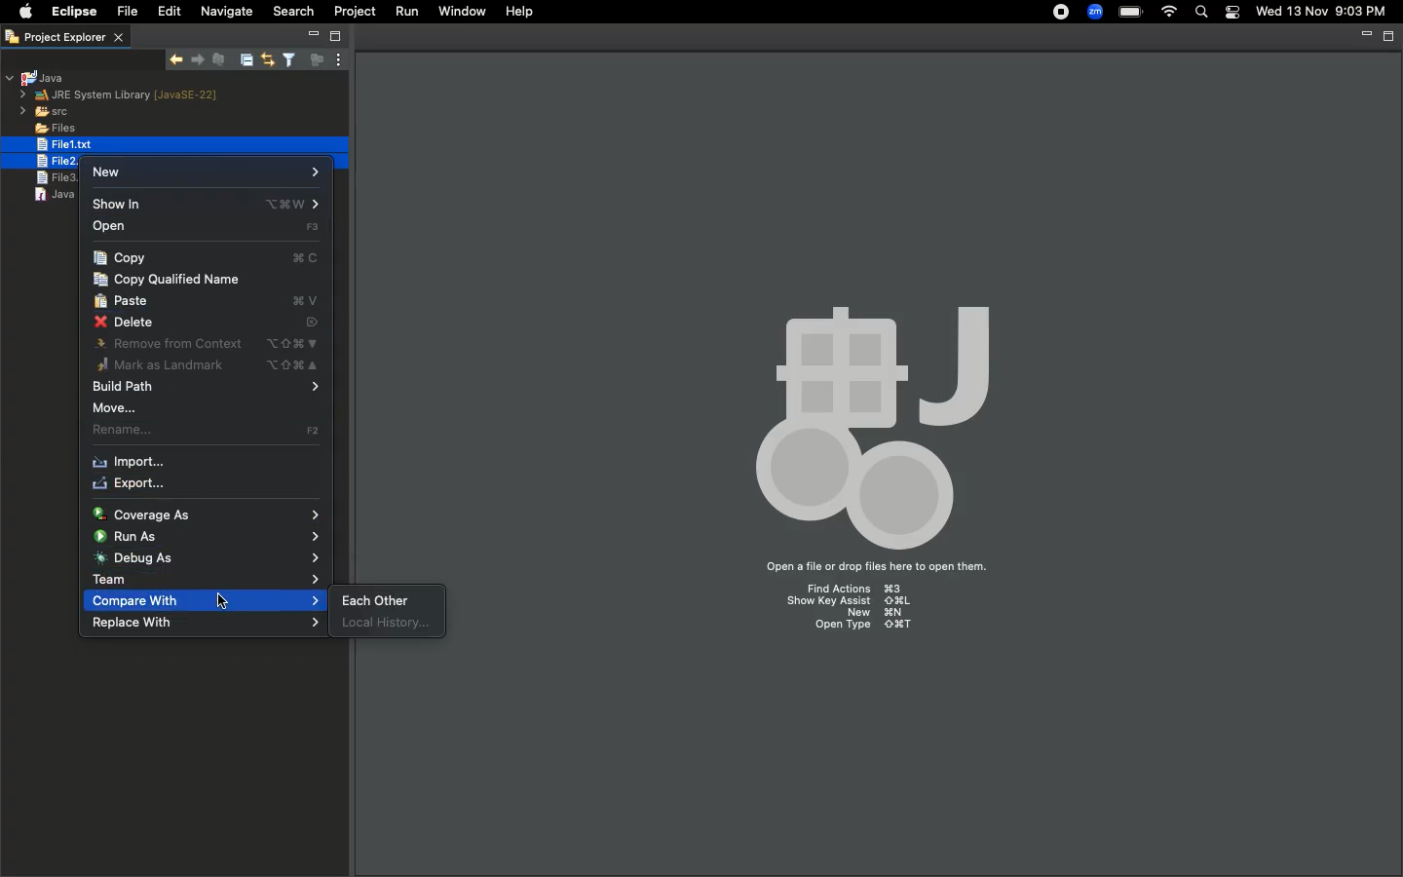  What do you see at coordinates (209, 322) in the screenshot?
I see `Delete` at bounding box center [209, 322].